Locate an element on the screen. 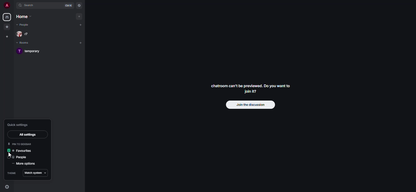 Image resolution: width=416 pixels, height=192 pixels. add is located at coordinates (79, 16).